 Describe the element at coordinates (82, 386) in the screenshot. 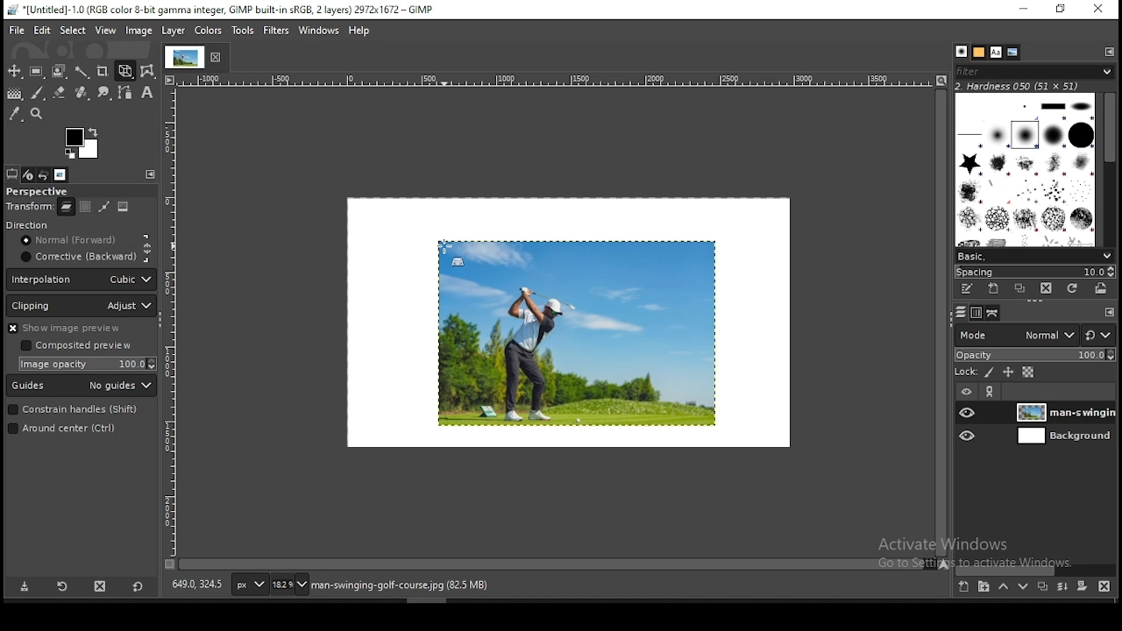

I see `guides` at that location.